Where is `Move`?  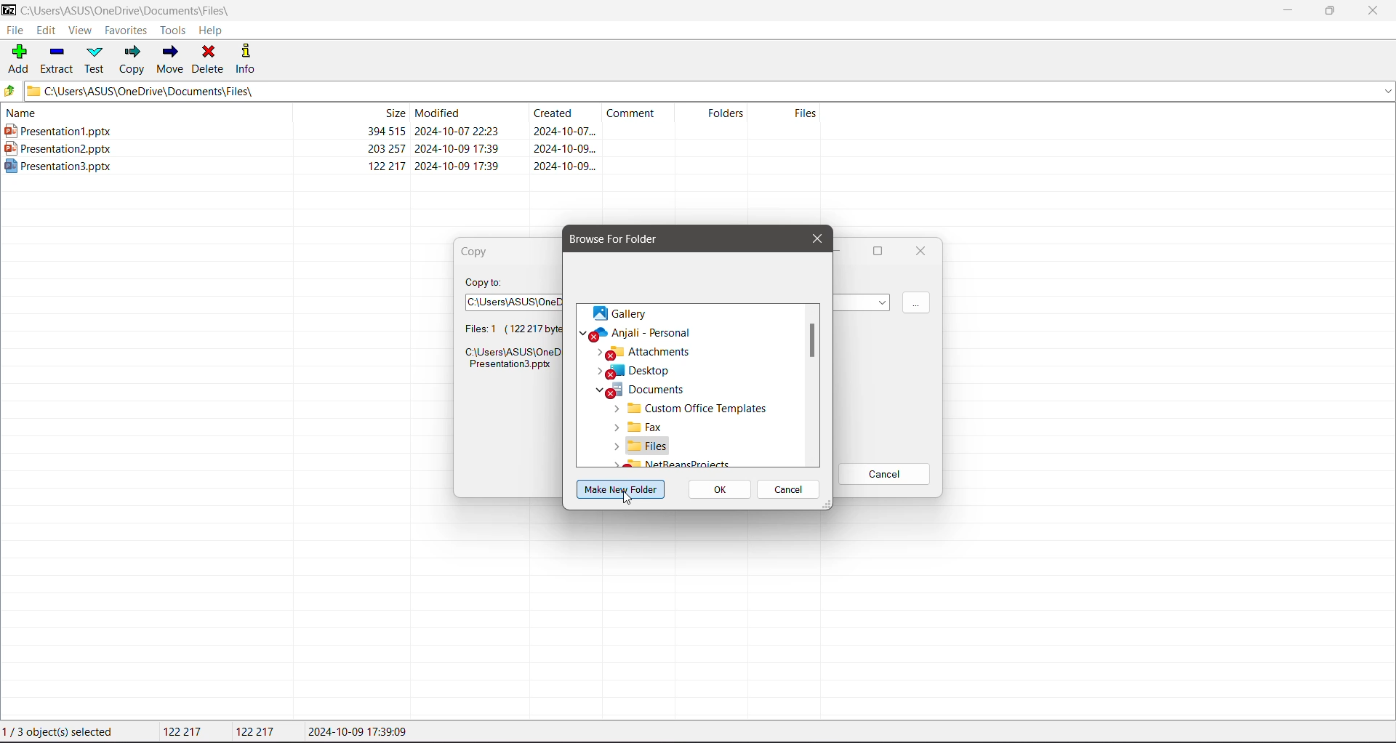 Move is located at coordinates (170, 57).